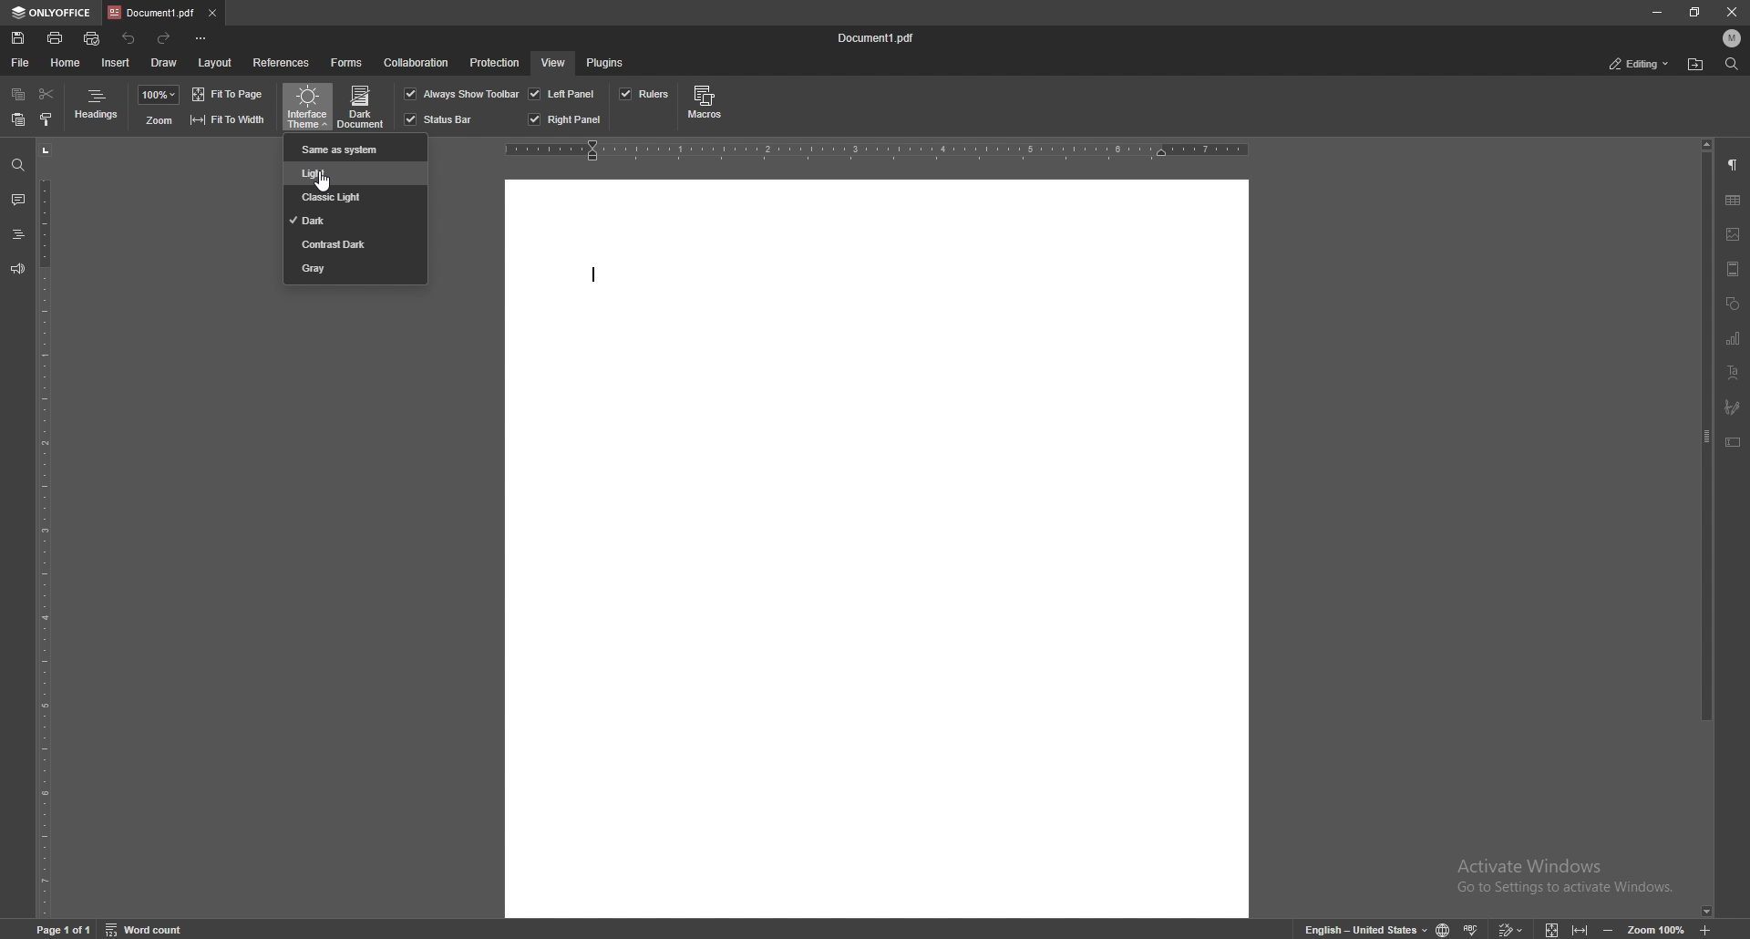 The width and height of the screenshot is (1750, 939). Describe the element at coordinates (18, 119) in the screenshot. I see `paste` at that location.